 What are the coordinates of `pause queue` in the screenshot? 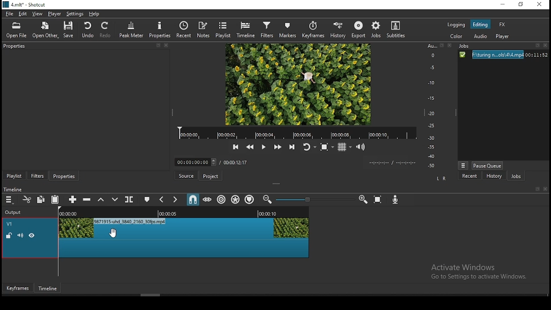 It's located at (488, 165).